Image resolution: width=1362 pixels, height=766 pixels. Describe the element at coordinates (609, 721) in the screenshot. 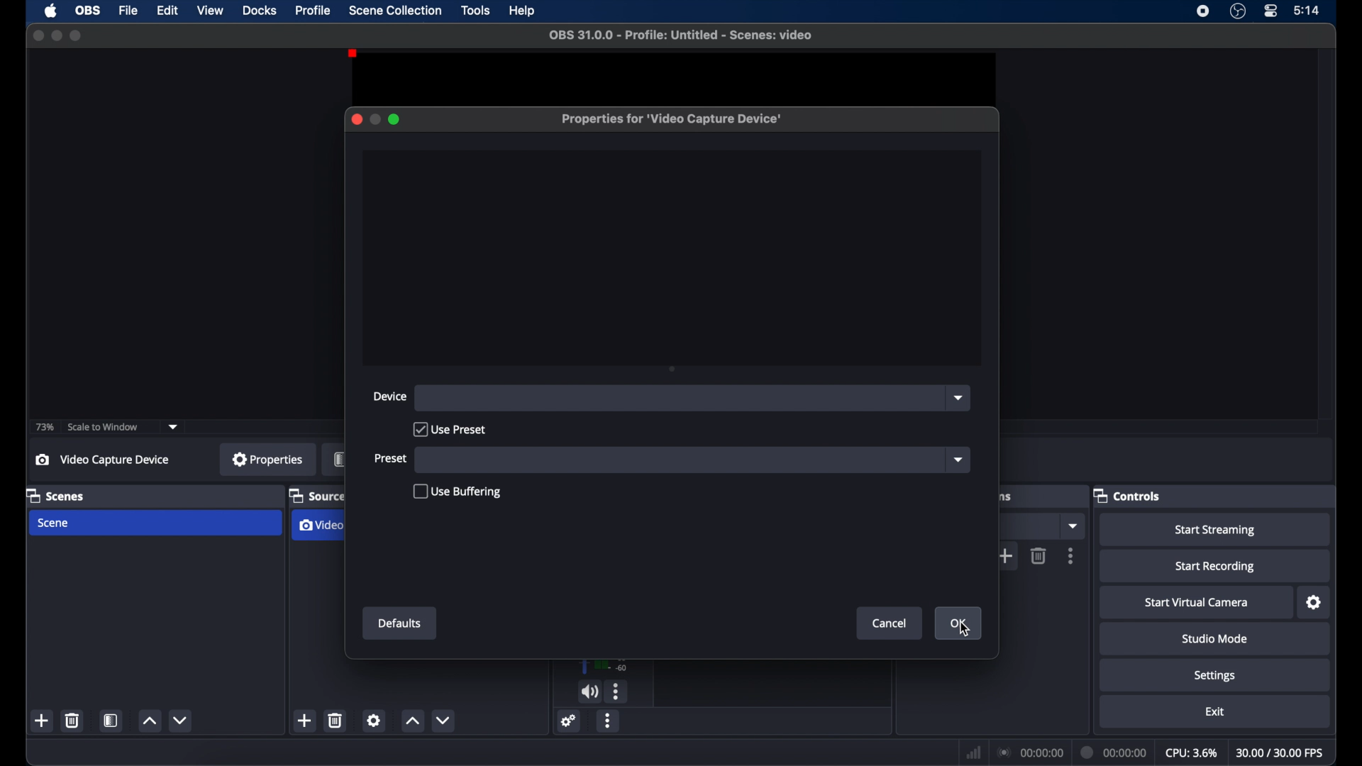

I see `more options` at that location.